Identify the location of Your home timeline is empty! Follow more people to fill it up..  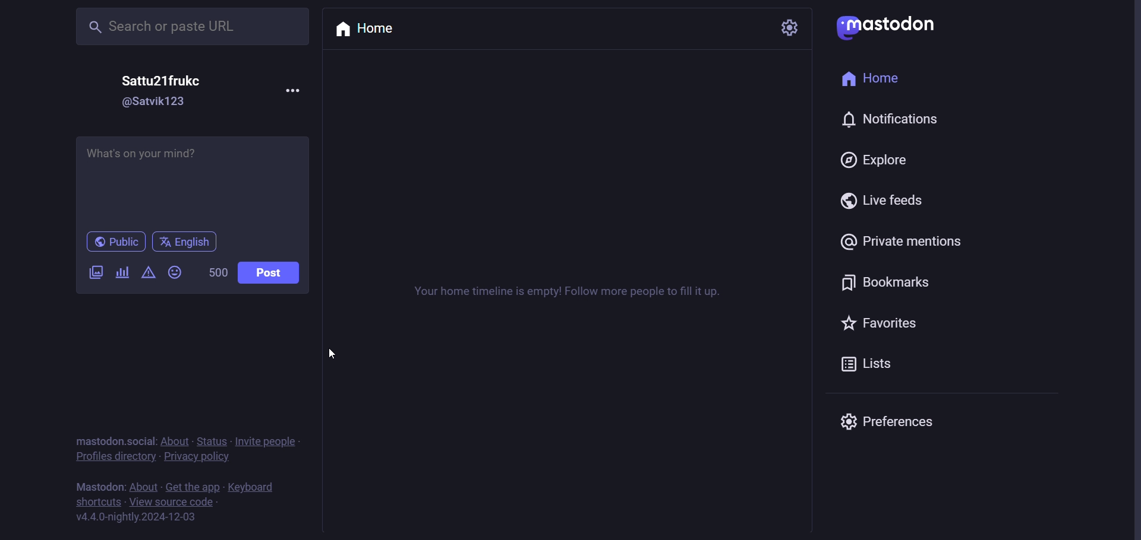
(578, 291).